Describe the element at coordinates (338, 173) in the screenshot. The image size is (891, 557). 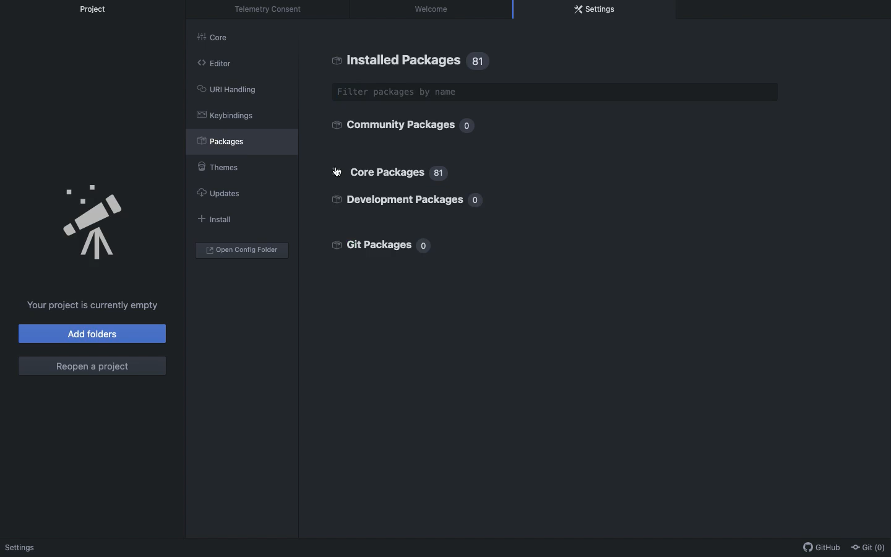
I see `Toggle` at that location.